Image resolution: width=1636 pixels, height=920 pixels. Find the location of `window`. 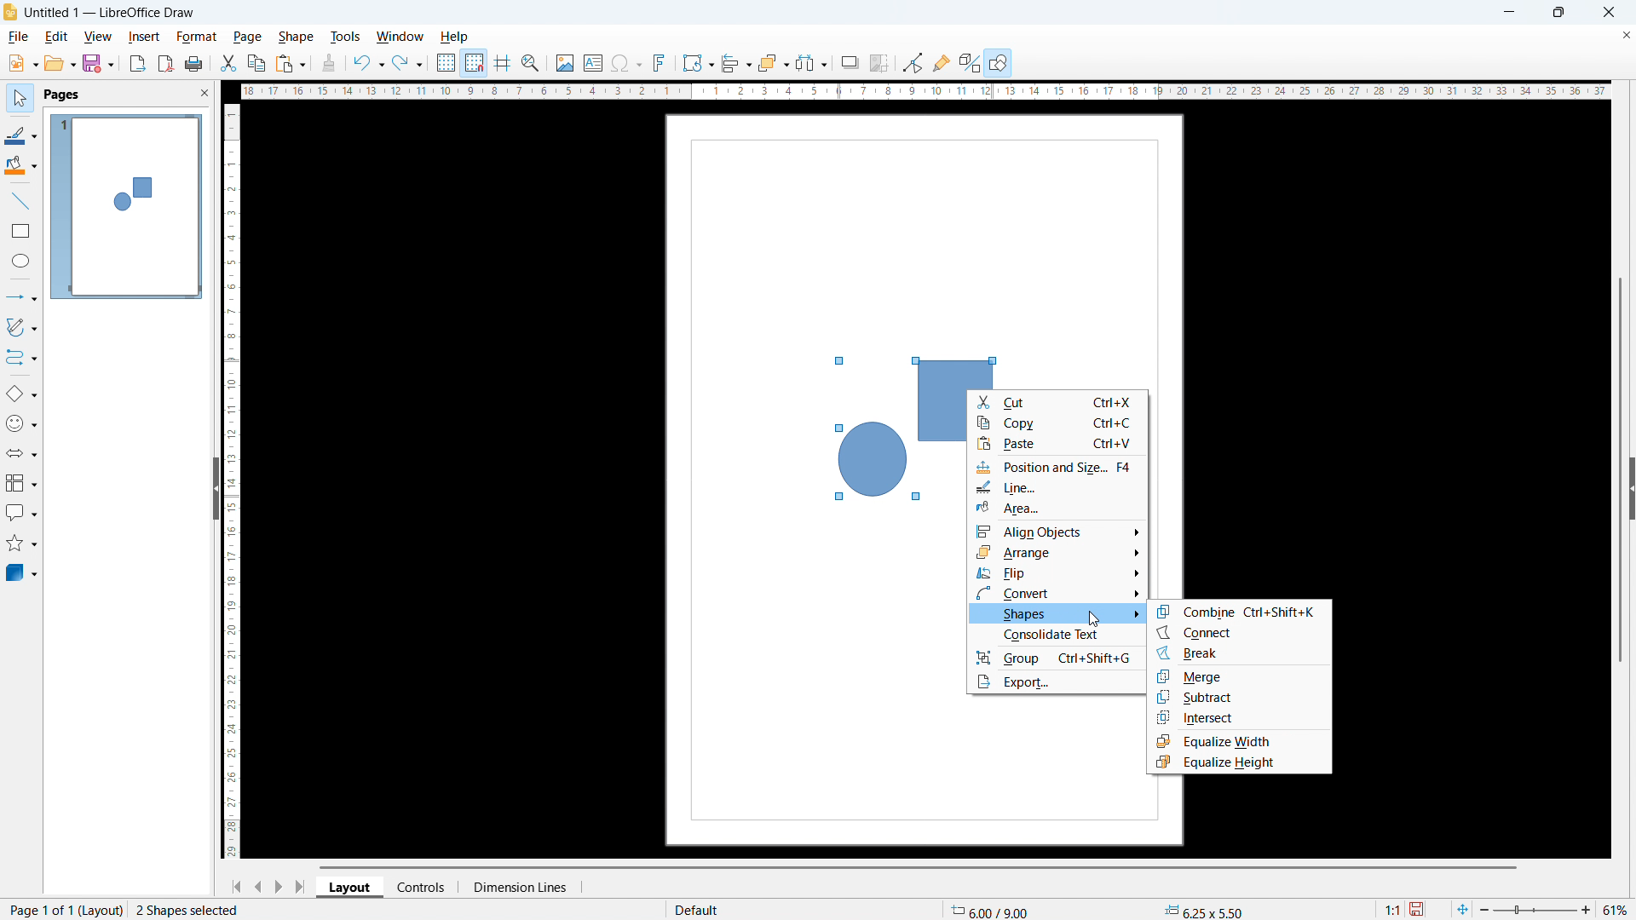

window is located at coordinates (400, 37).